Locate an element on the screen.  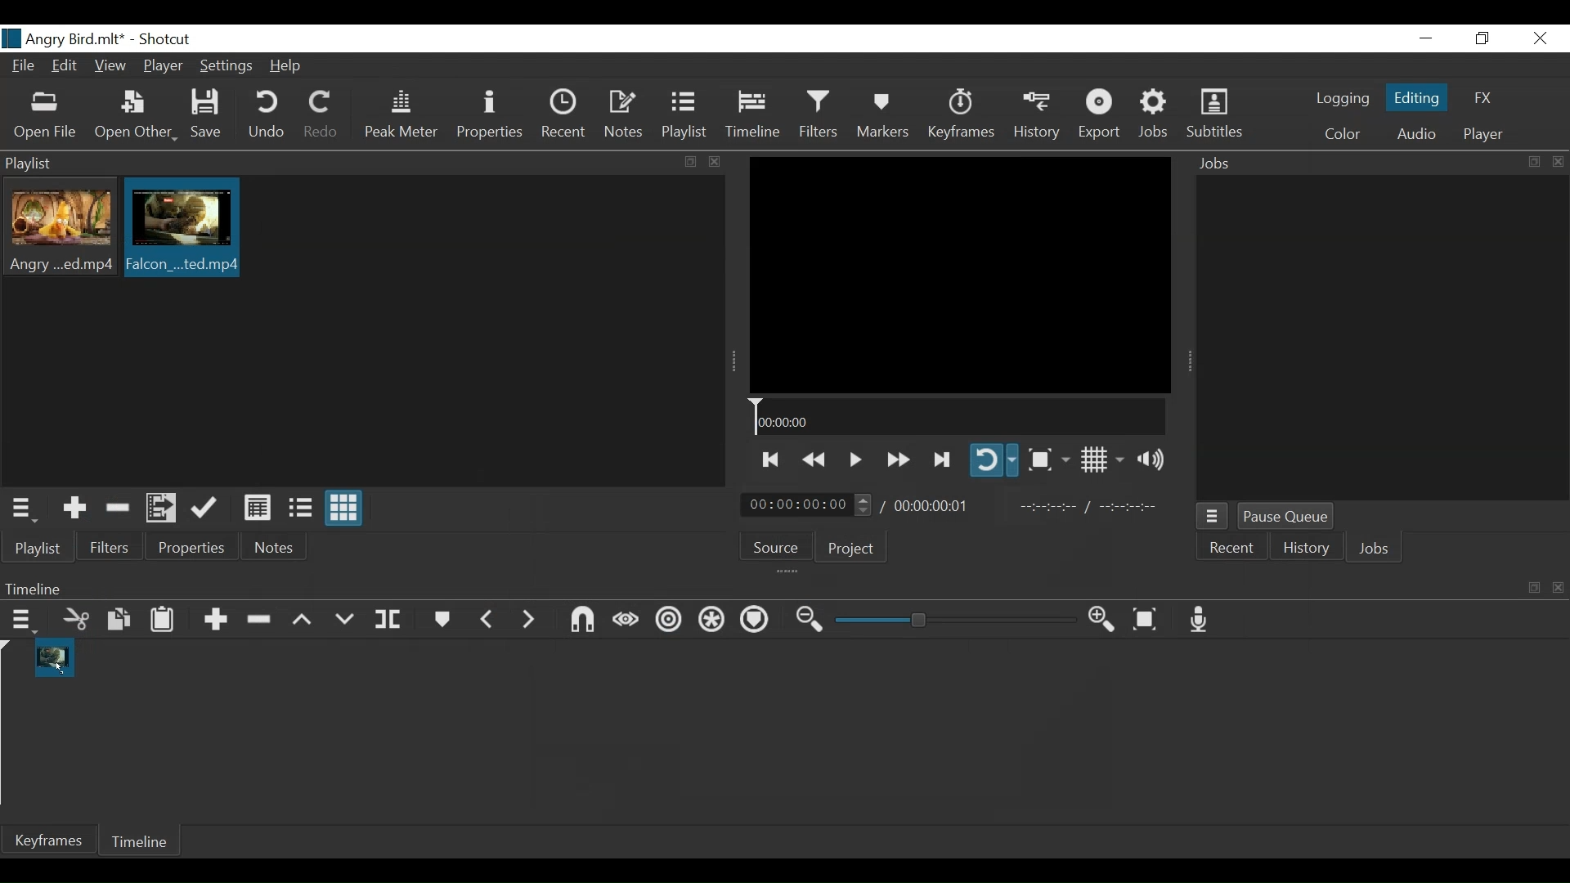
Redo is located at coordinates (322, 114).